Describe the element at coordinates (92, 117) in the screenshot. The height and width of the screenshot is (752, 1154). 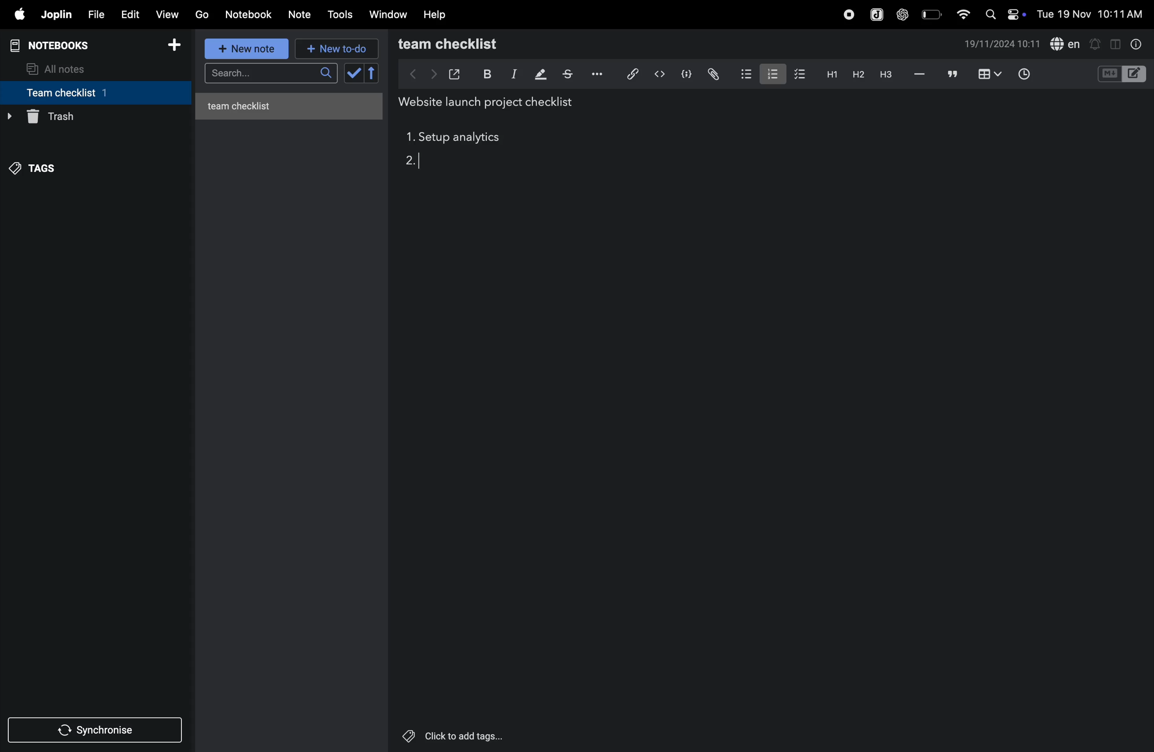
I see `trash` at that location.